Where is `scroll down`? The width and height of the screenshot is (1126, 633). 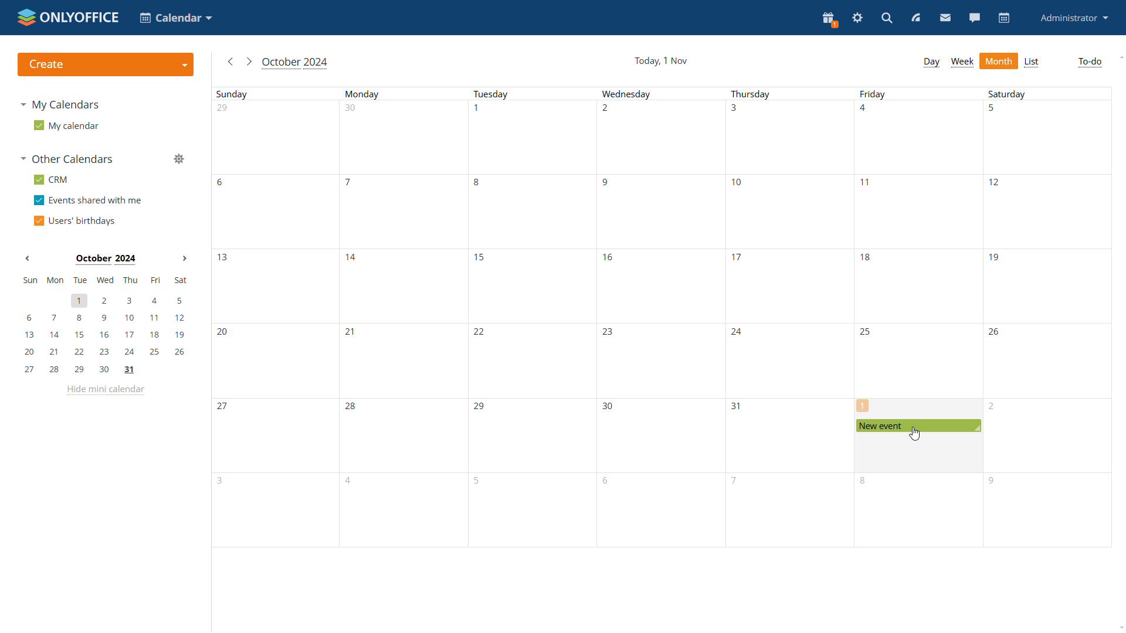
scroll down is located at coordinates (1122, 625).